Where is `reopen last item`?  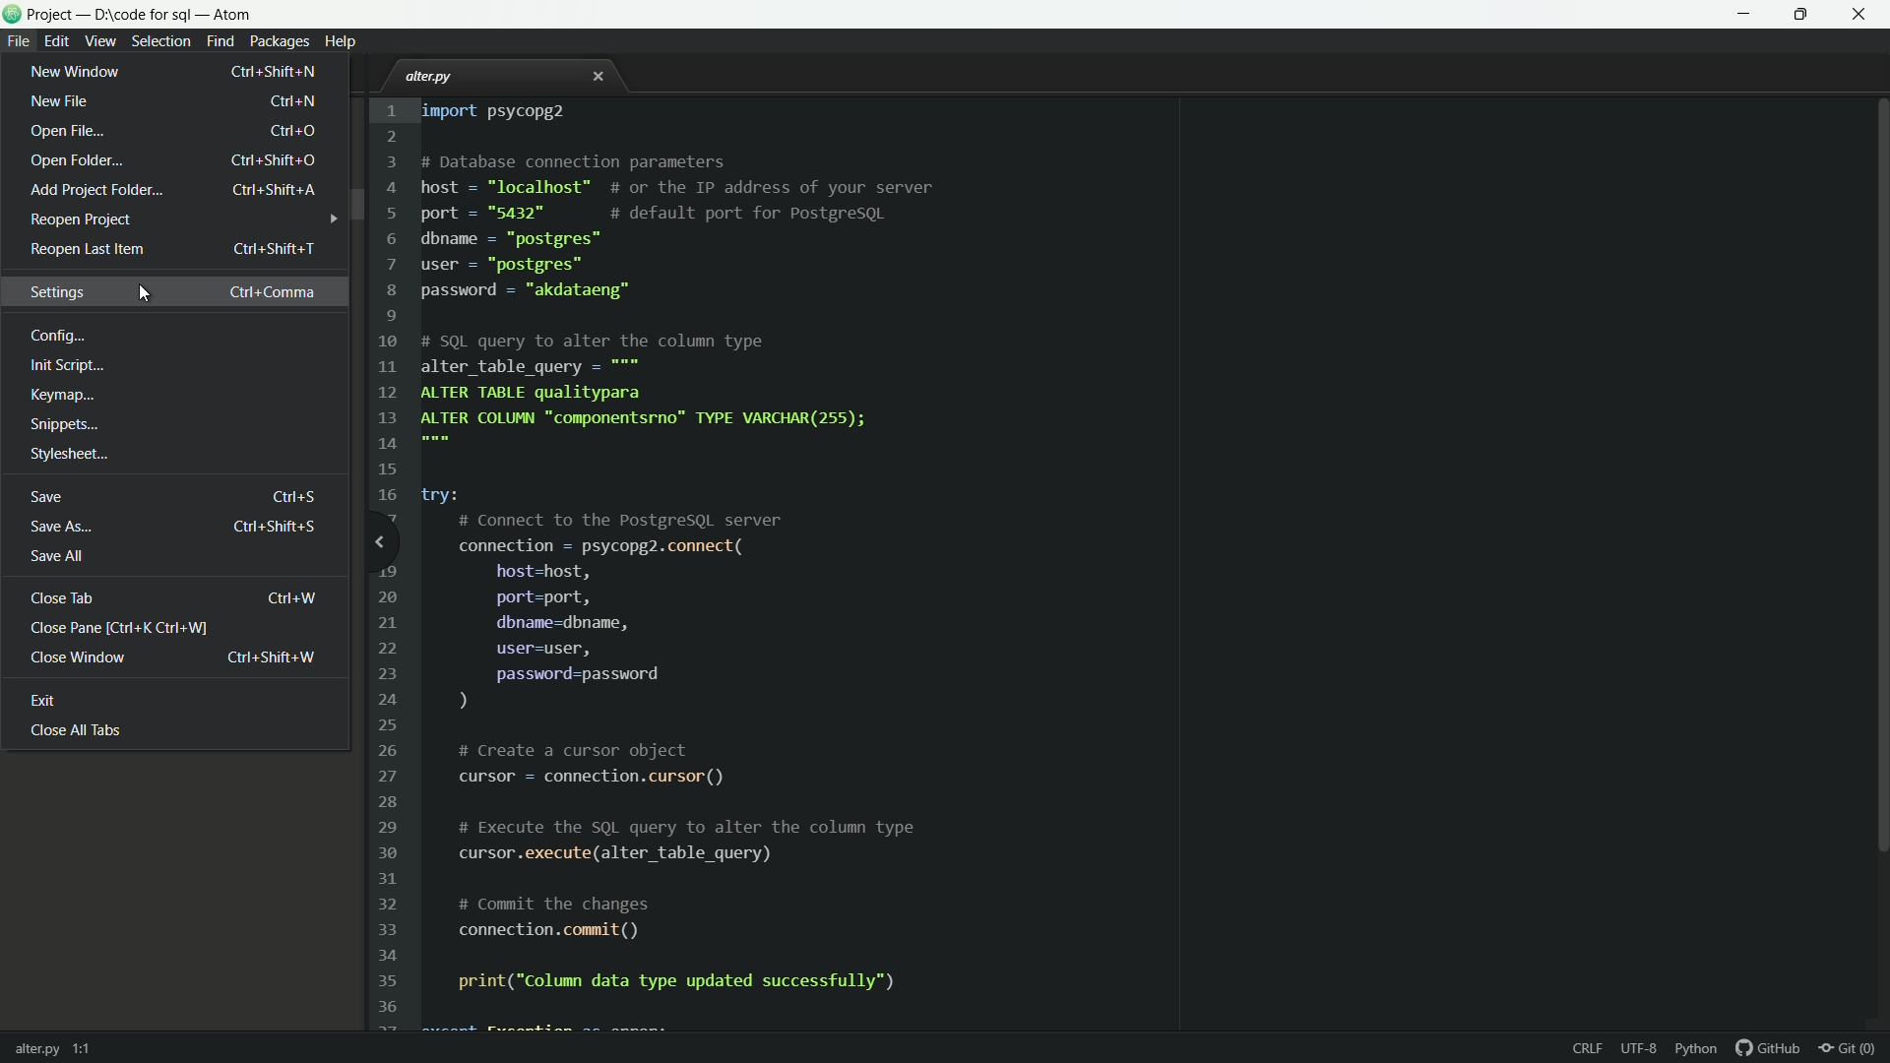
reopen last item is located at coordinates (170, 248).